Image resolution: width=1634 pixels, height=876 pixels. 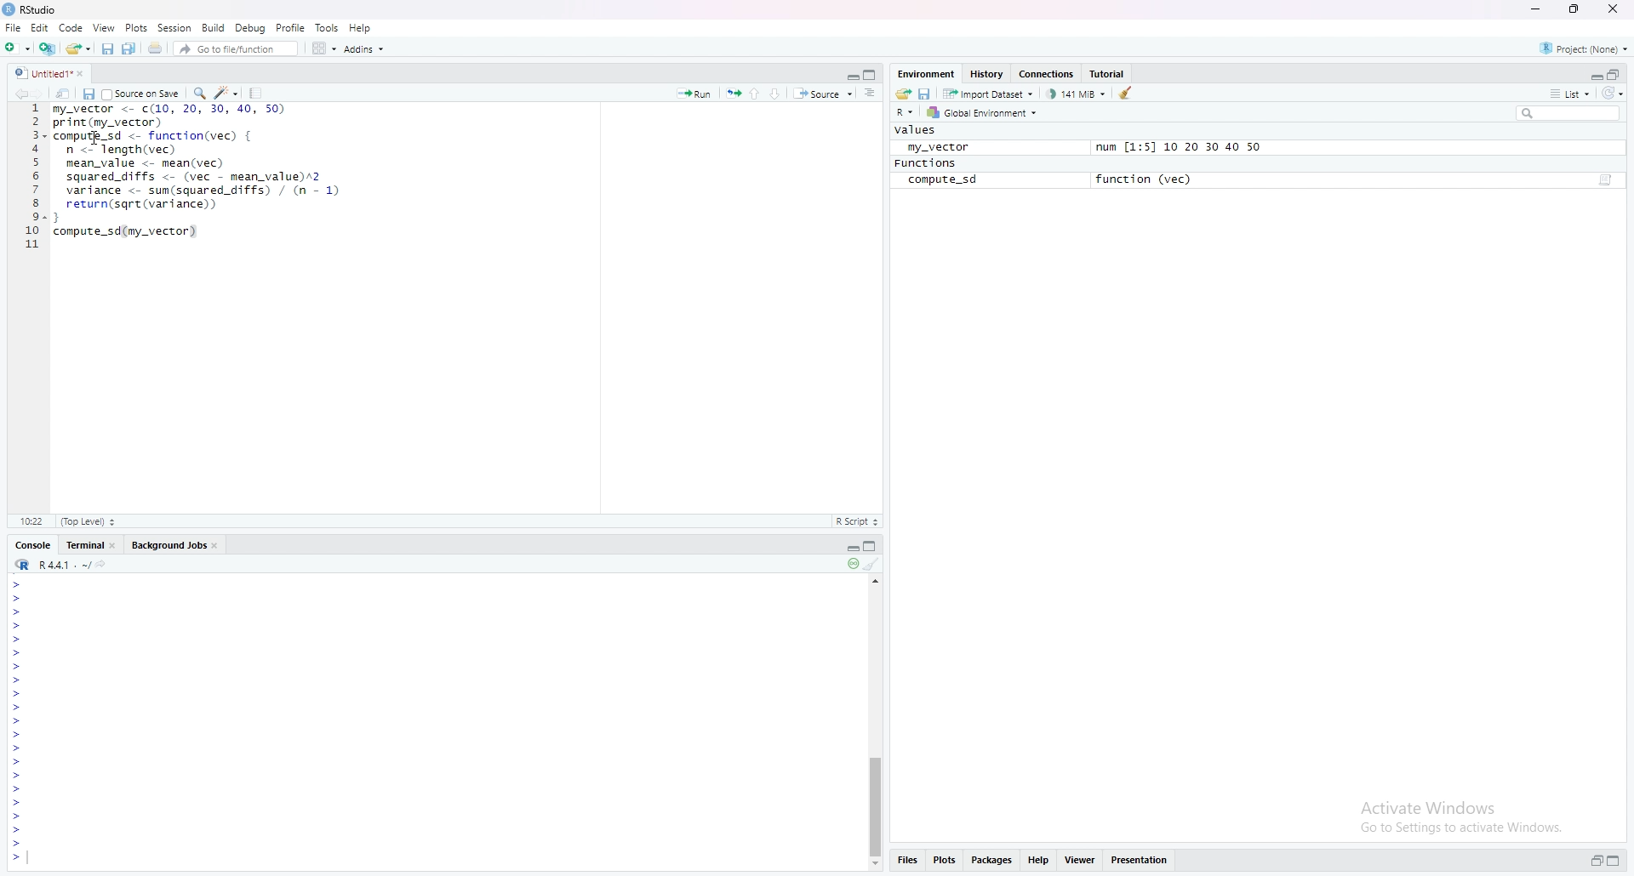 I want to click on Prompt cursor, so click(x=18, y=611).